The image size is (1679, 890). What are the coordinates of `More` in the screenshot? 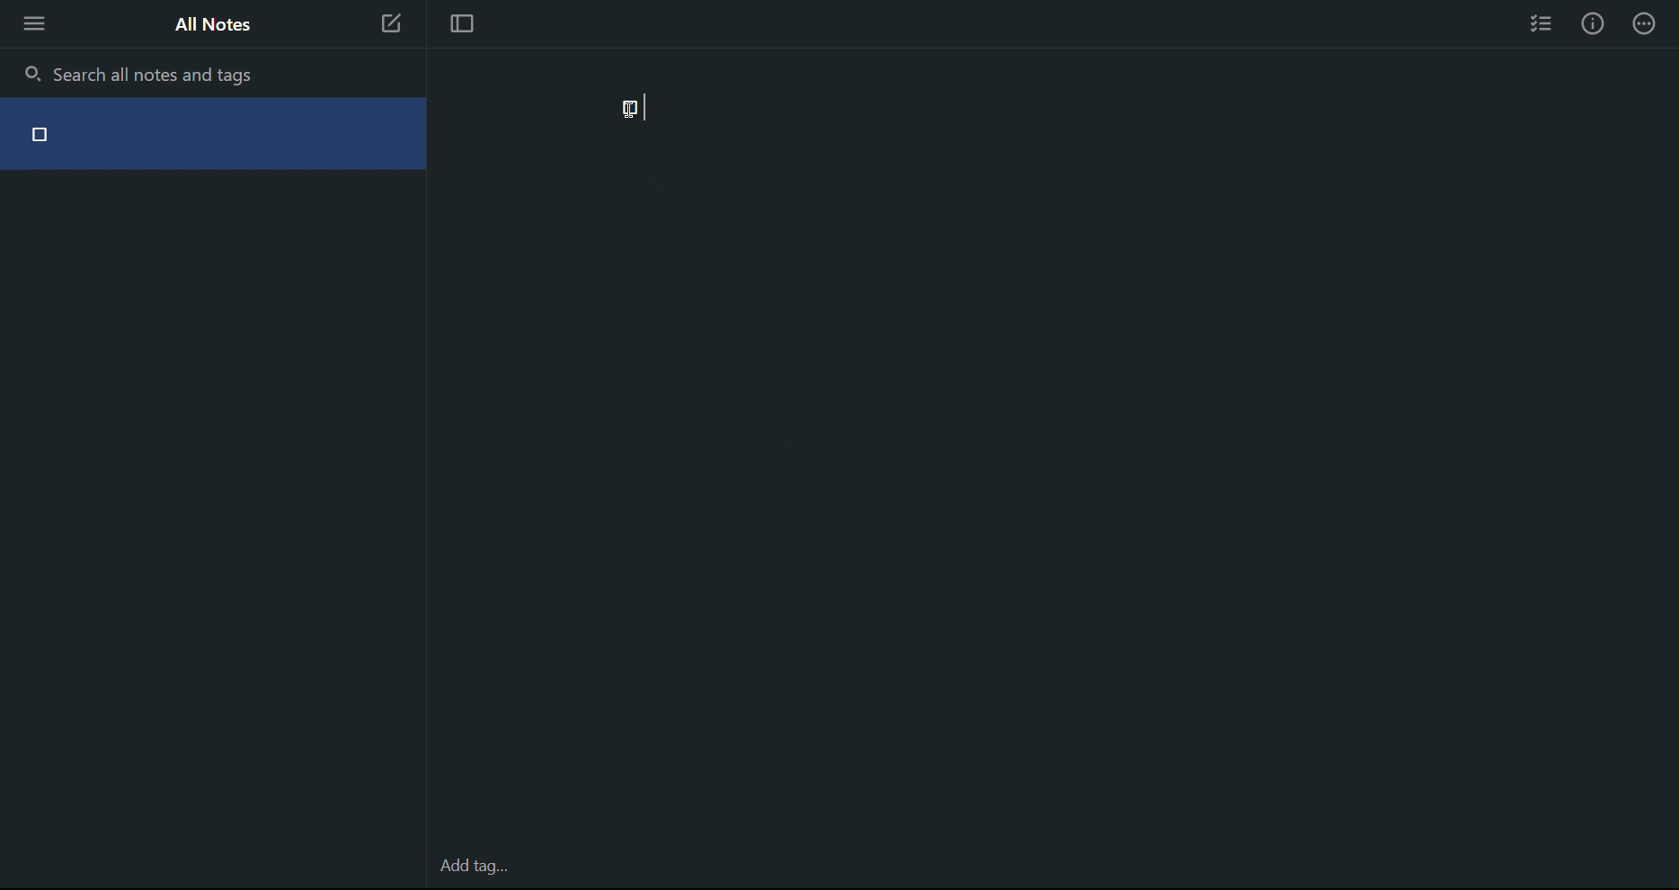 It's located at (33, 23).